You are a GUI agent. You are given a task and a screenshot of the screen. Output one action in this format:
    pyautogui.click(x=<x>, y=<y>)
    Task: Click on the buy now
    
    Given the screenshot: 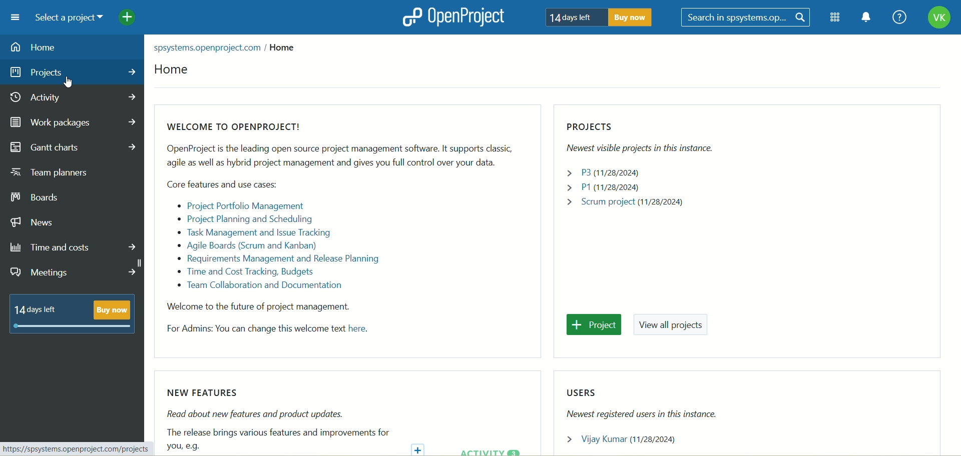 What is the action you would take?
    pyautogui.click(x=634, y=19)
    